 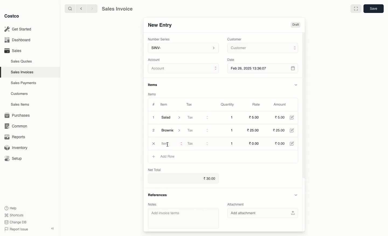 I want to click on 1, so click(x=232, y=117).